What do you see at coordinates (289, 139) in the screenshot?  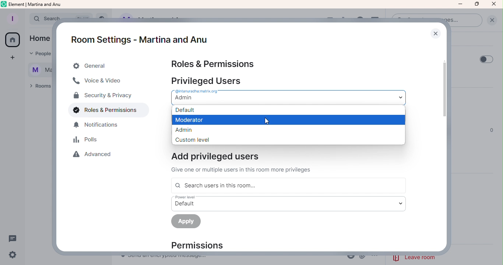 I see `Custom level` at bounding box center [289, 139].